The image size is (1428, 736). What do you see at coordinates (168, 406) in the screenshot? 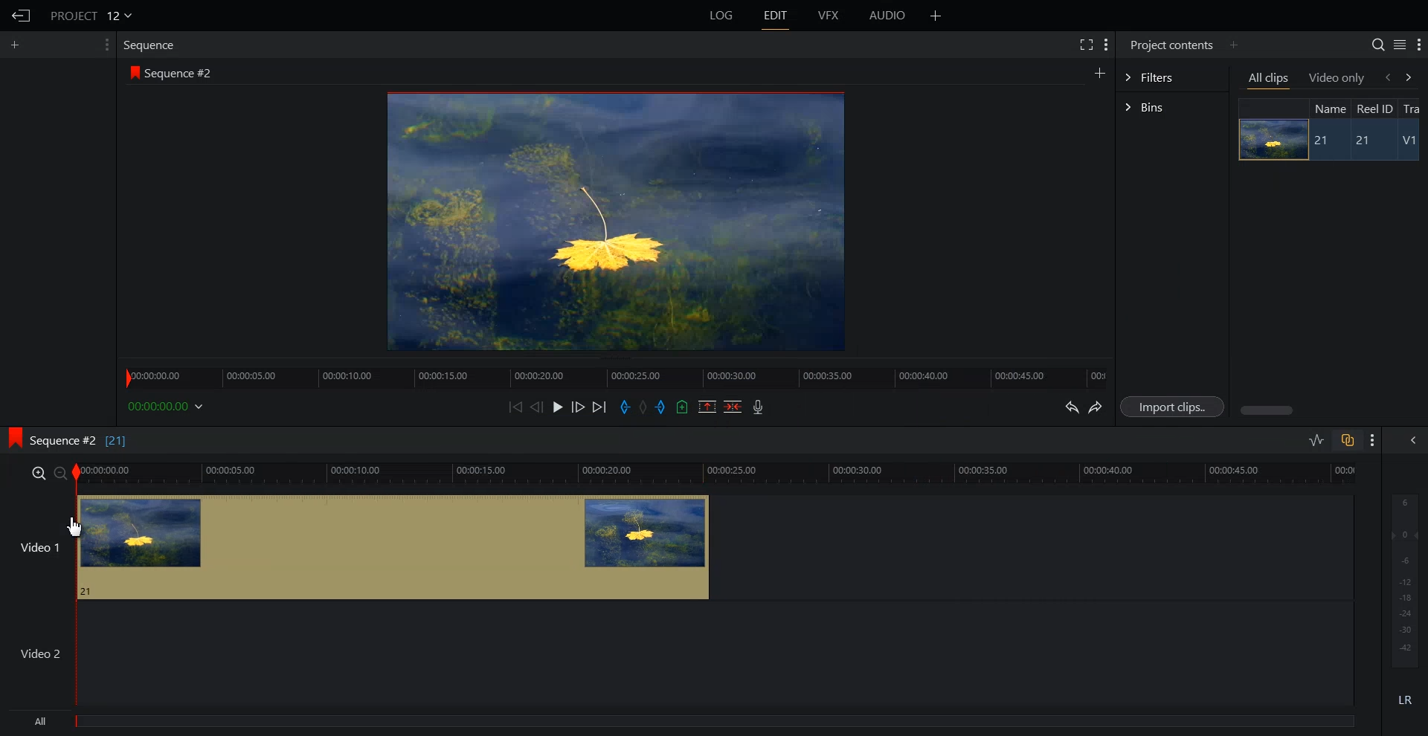
I see `00:00:00.00` at bounding box center [168, 406].